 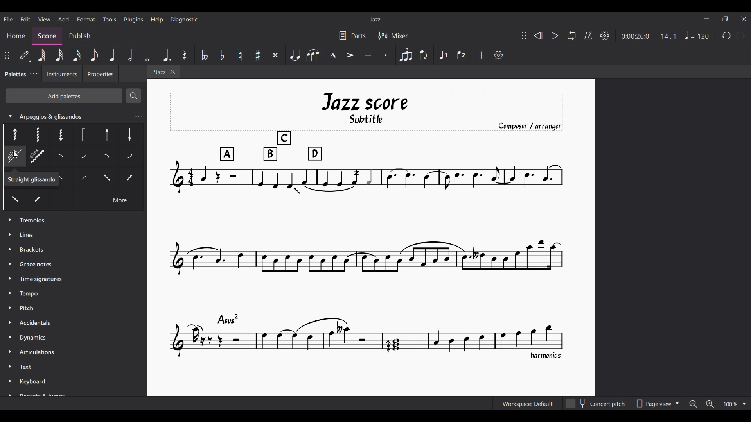 I want to click on Staccato, so click(x=386, y=55).